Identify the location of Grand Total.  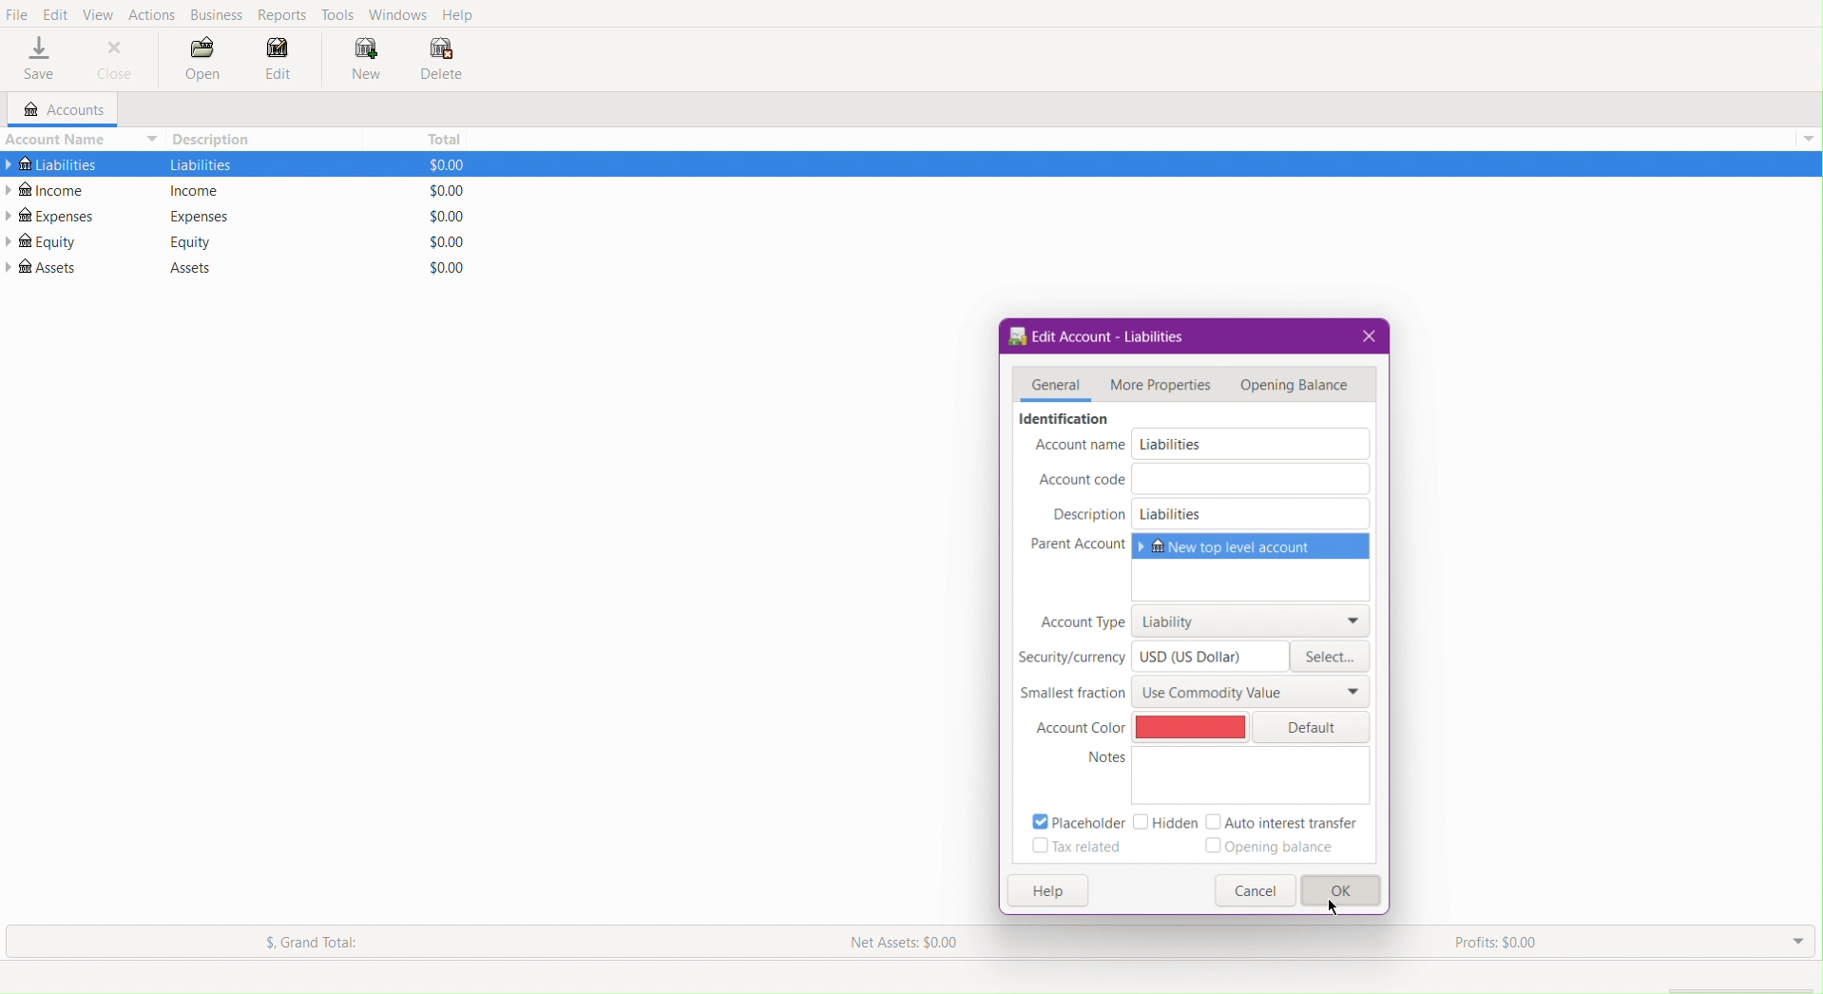
(314, 942).